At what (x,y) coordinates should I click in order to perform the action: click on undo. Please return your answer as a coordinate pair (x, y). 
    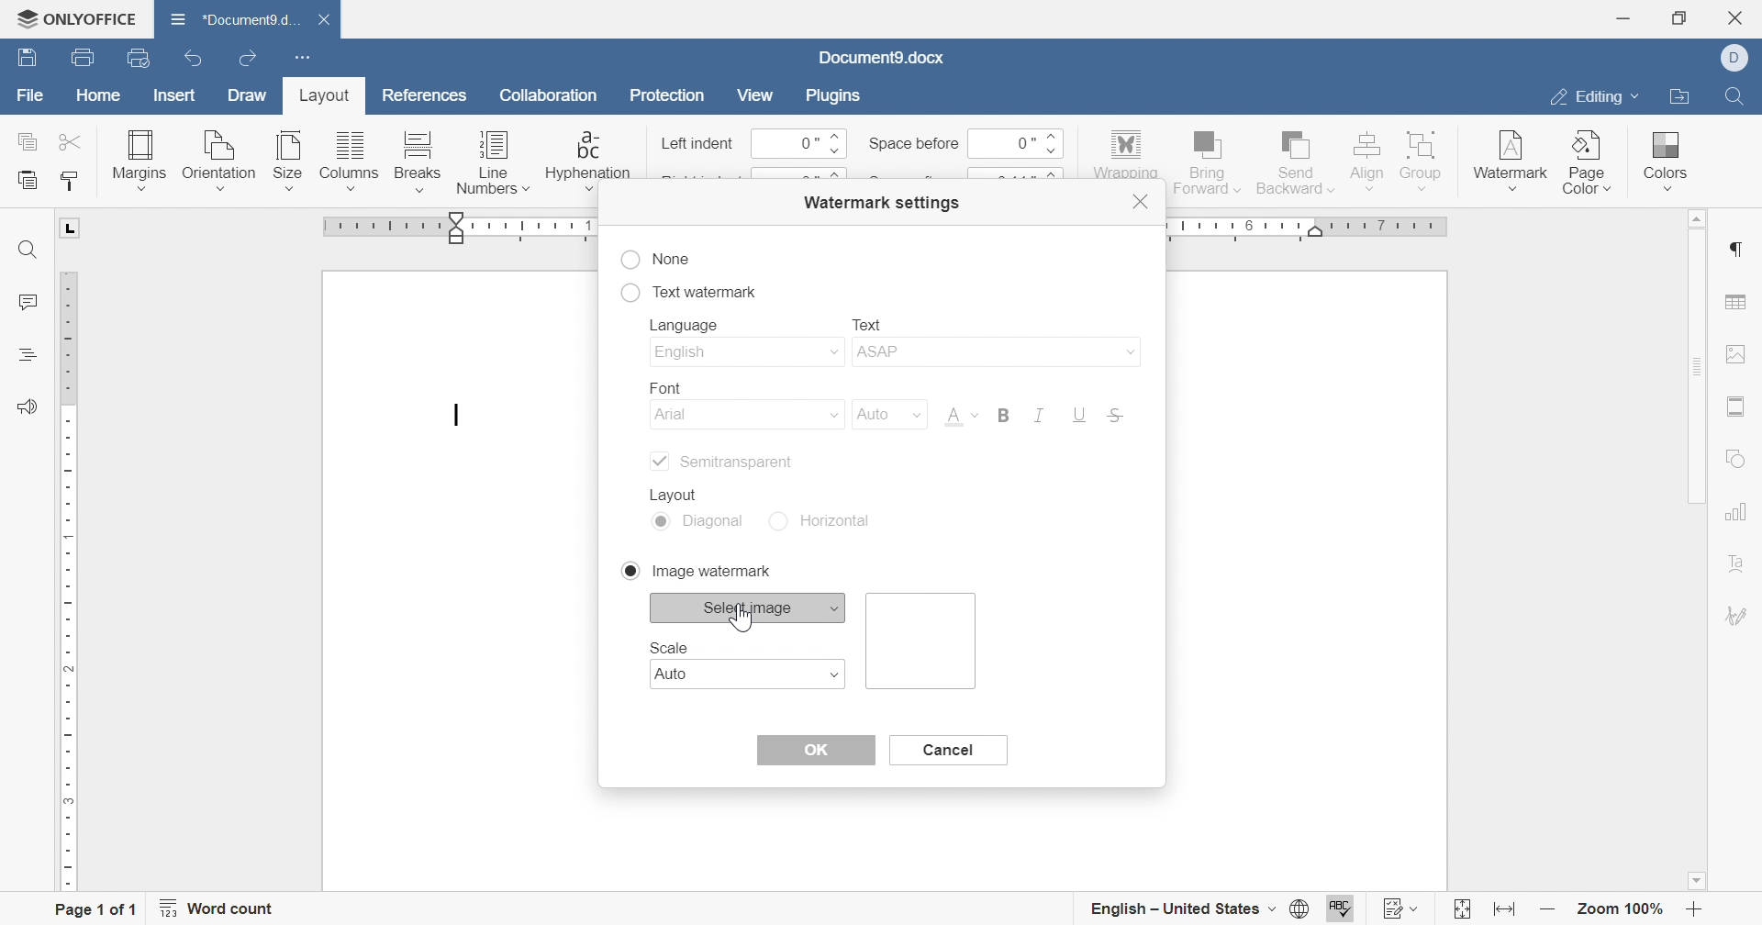
    Looking at the image, I should click on (199, 61).